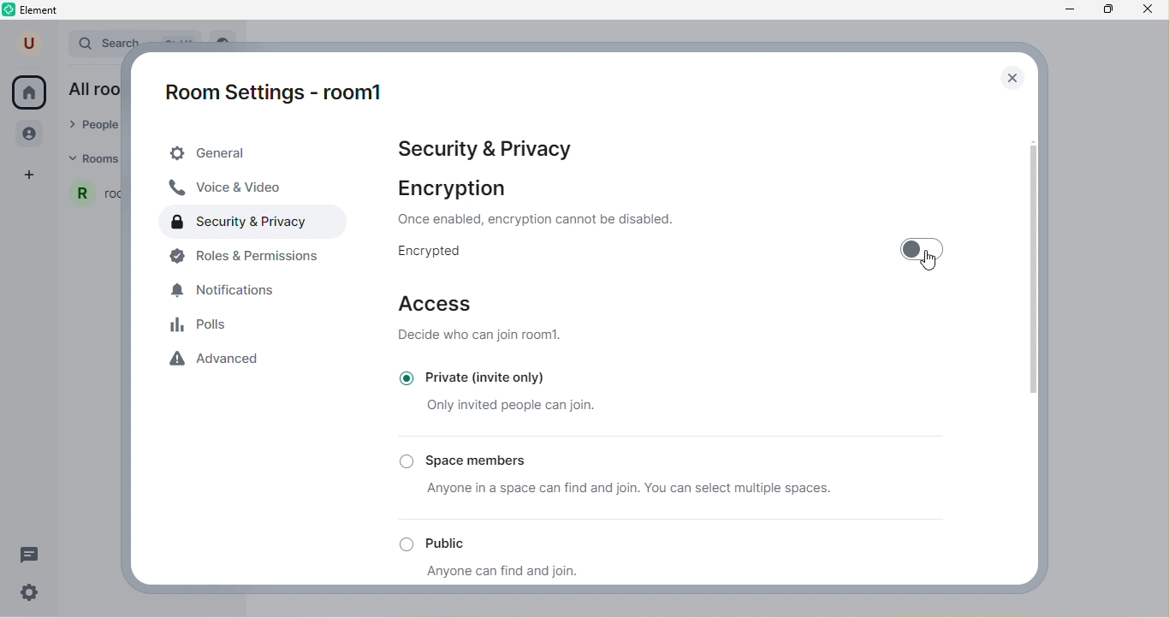  What do you see at coordinates (233, 291) in the screenshot?
I see `notifications` at bounding box center [233, 291].